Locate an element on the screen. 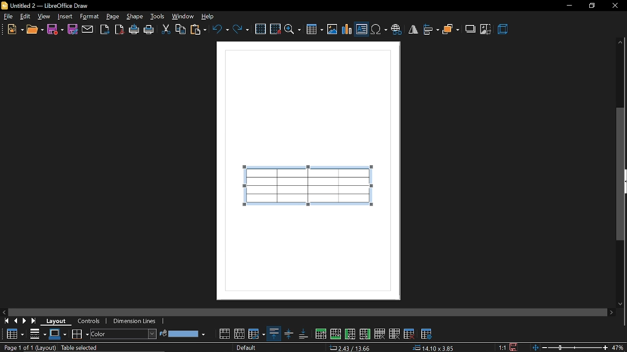 The width and height of the screenshot is (627, 352). file is located at coordinates (7, 16).